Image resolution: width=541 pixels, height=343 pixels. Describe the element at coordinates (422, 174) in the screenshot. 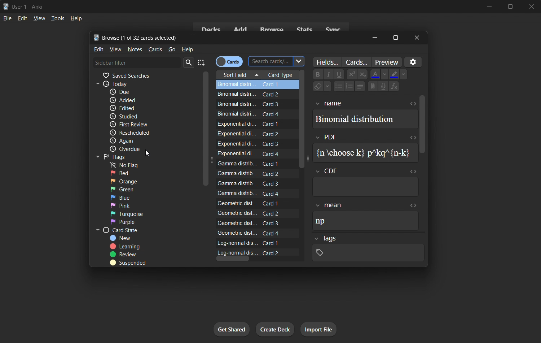

I see `vertical scrollbar` at that location.